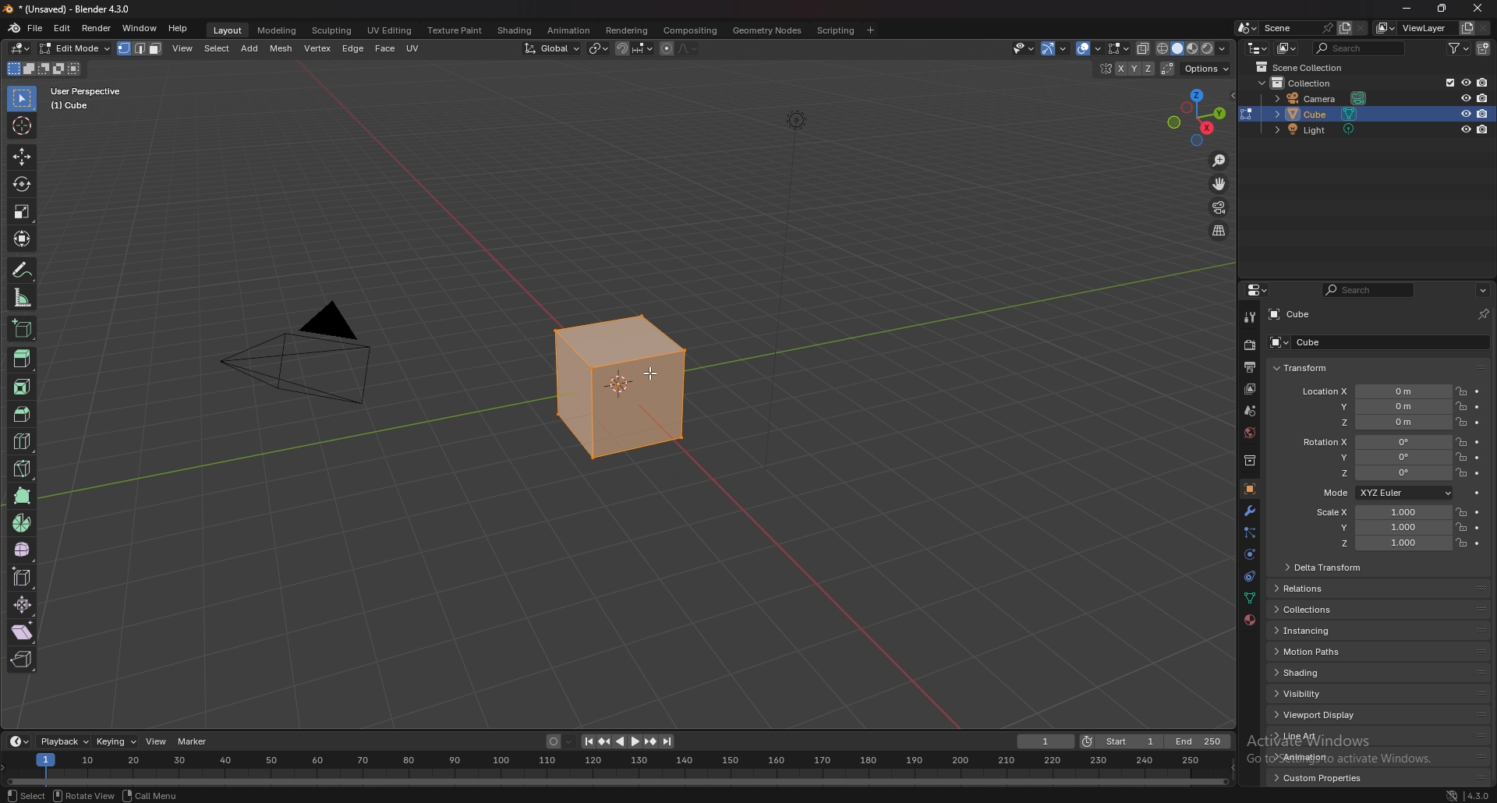 This screenshot has width=1497, height=803. I want to click on editor type, so click(1258, 291).